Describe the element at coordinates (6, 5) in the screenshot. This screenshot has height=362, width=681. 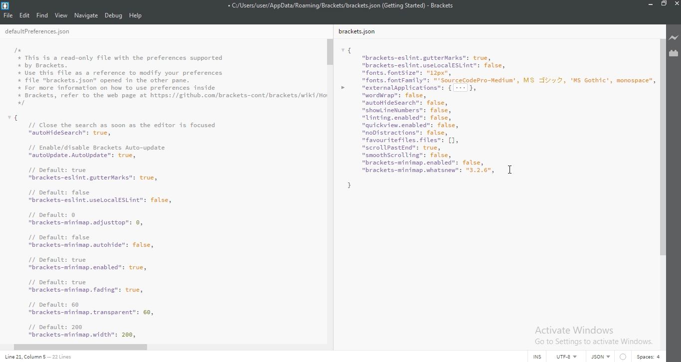
I see `Logo` at that location.